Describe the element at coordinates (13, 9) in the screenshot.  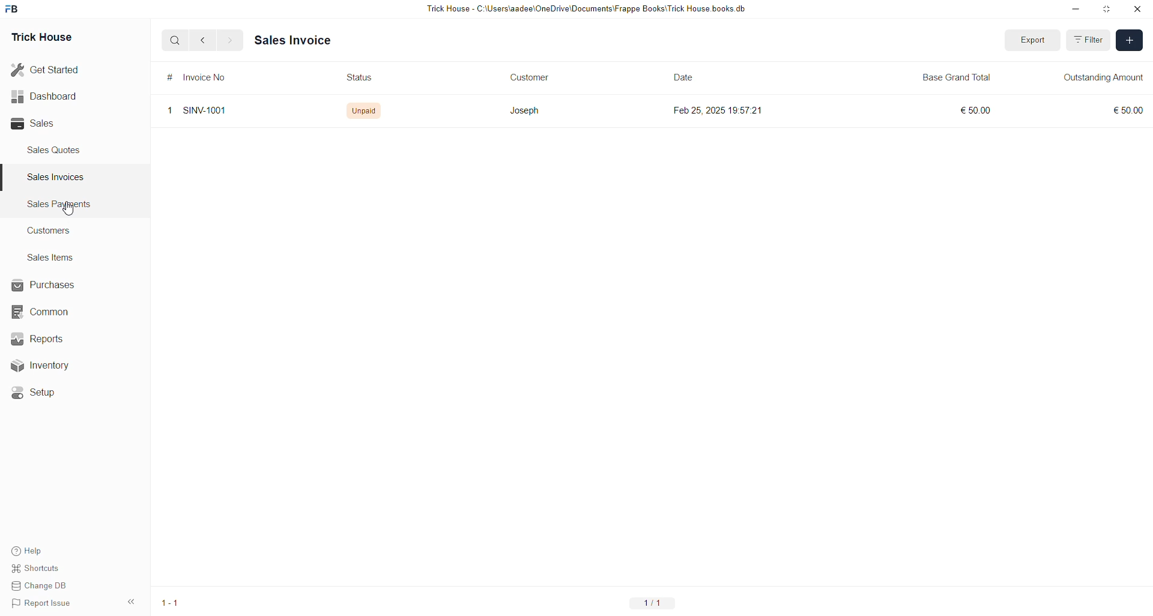
I see `logo` at that location.